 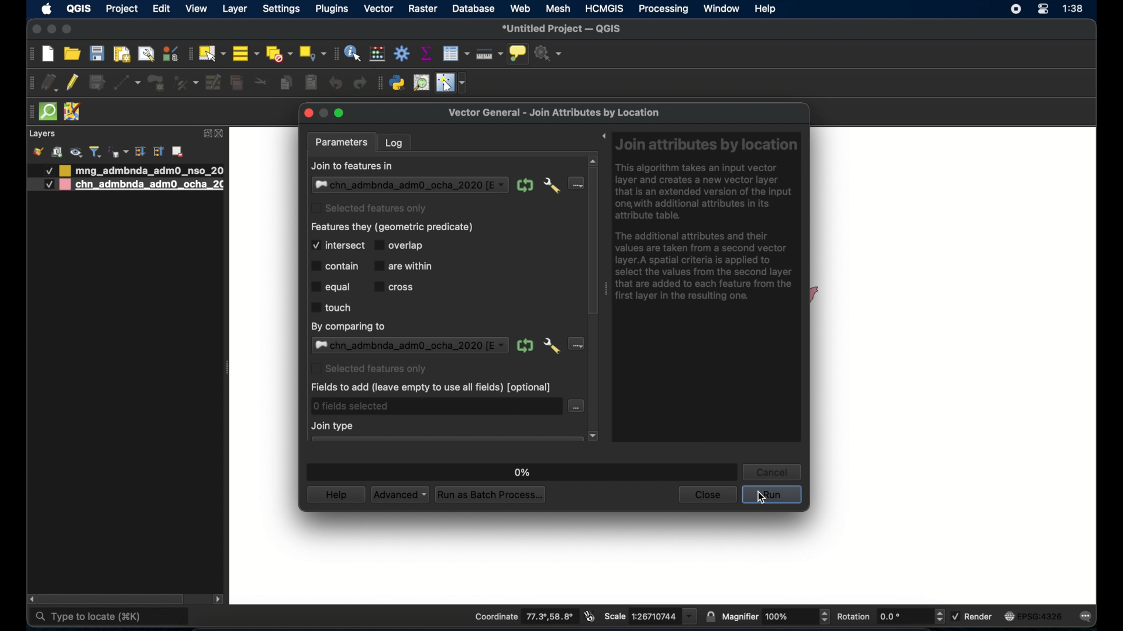 What do you see at coordinates (422, 84) in the screenshot?
I see `osm place search` at bounding box center [422, 84].